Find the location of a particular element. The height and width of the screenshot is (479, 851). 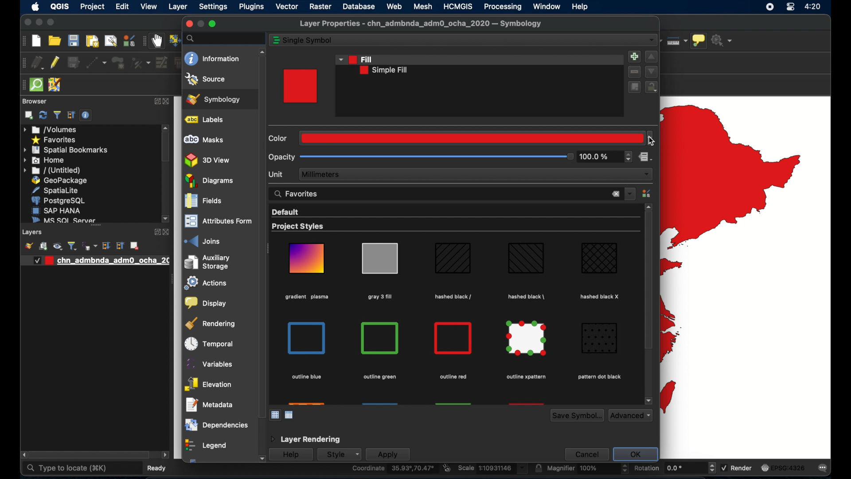

scroll down arrow is located at coordinates (648, 400).